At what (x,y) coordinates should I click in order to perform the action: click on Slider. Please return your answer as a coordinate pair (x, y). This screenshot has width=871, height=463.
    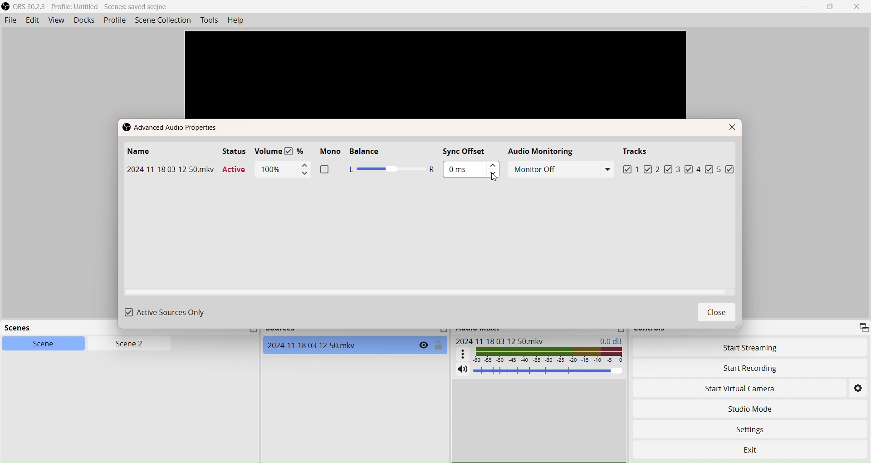
    Looking at the image, I should click on (391, 170).